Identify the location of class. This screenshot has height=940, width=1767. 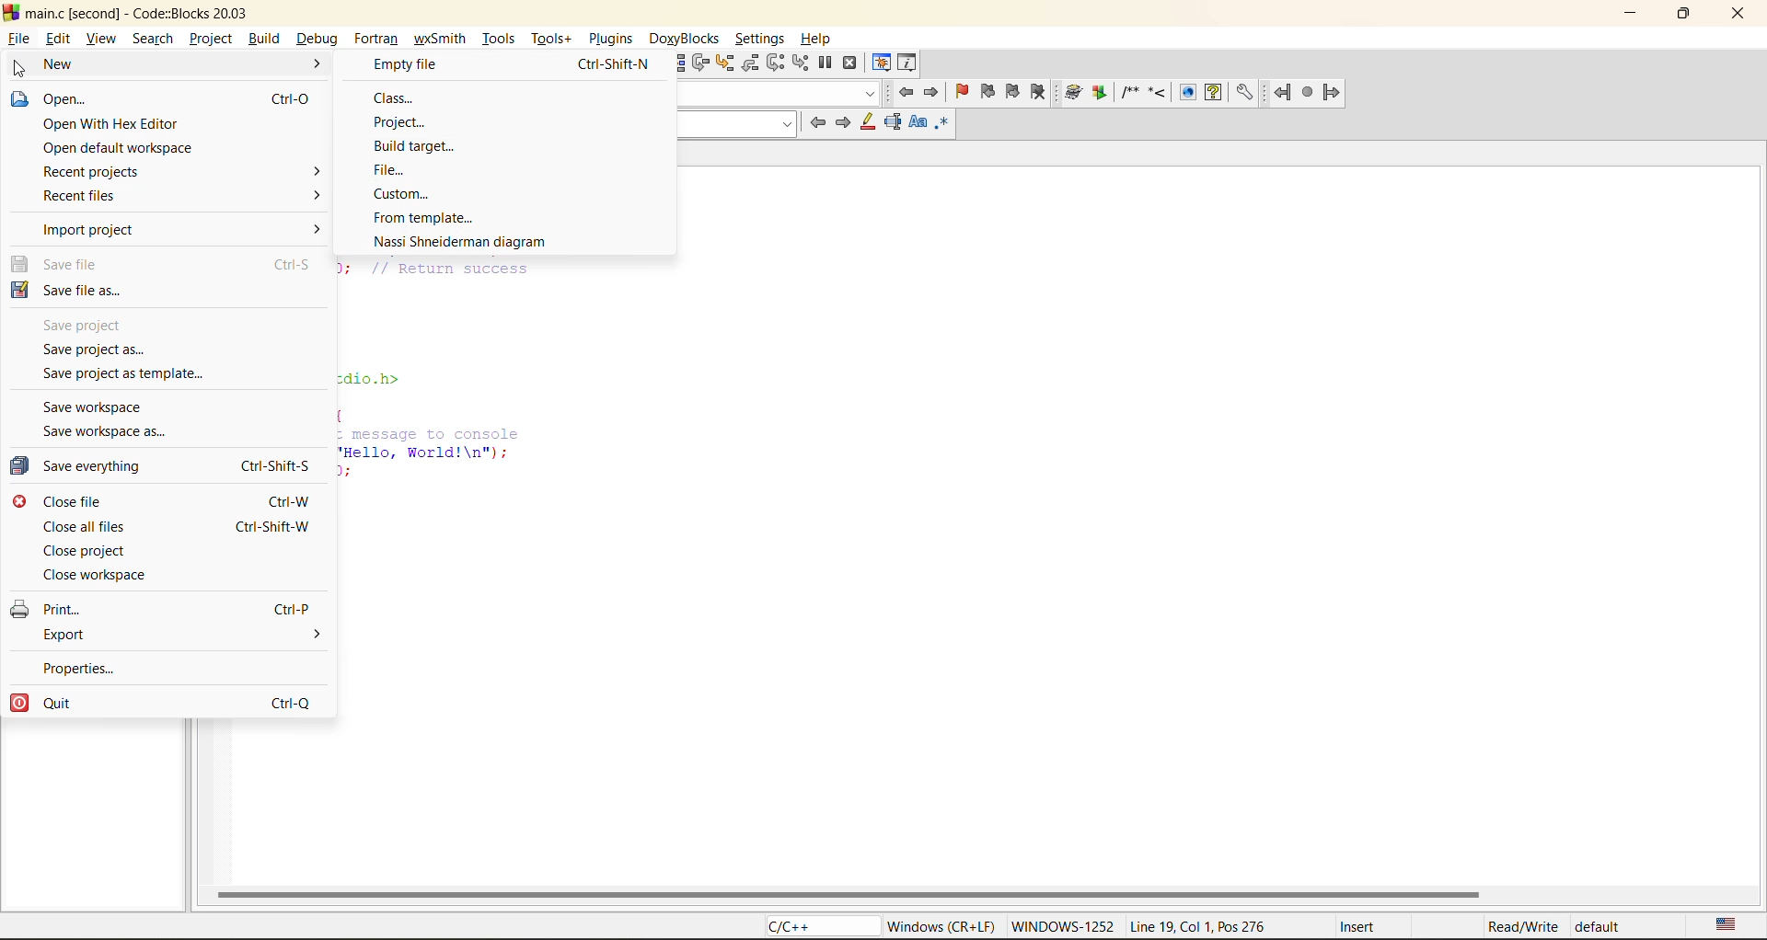
(416, 96).